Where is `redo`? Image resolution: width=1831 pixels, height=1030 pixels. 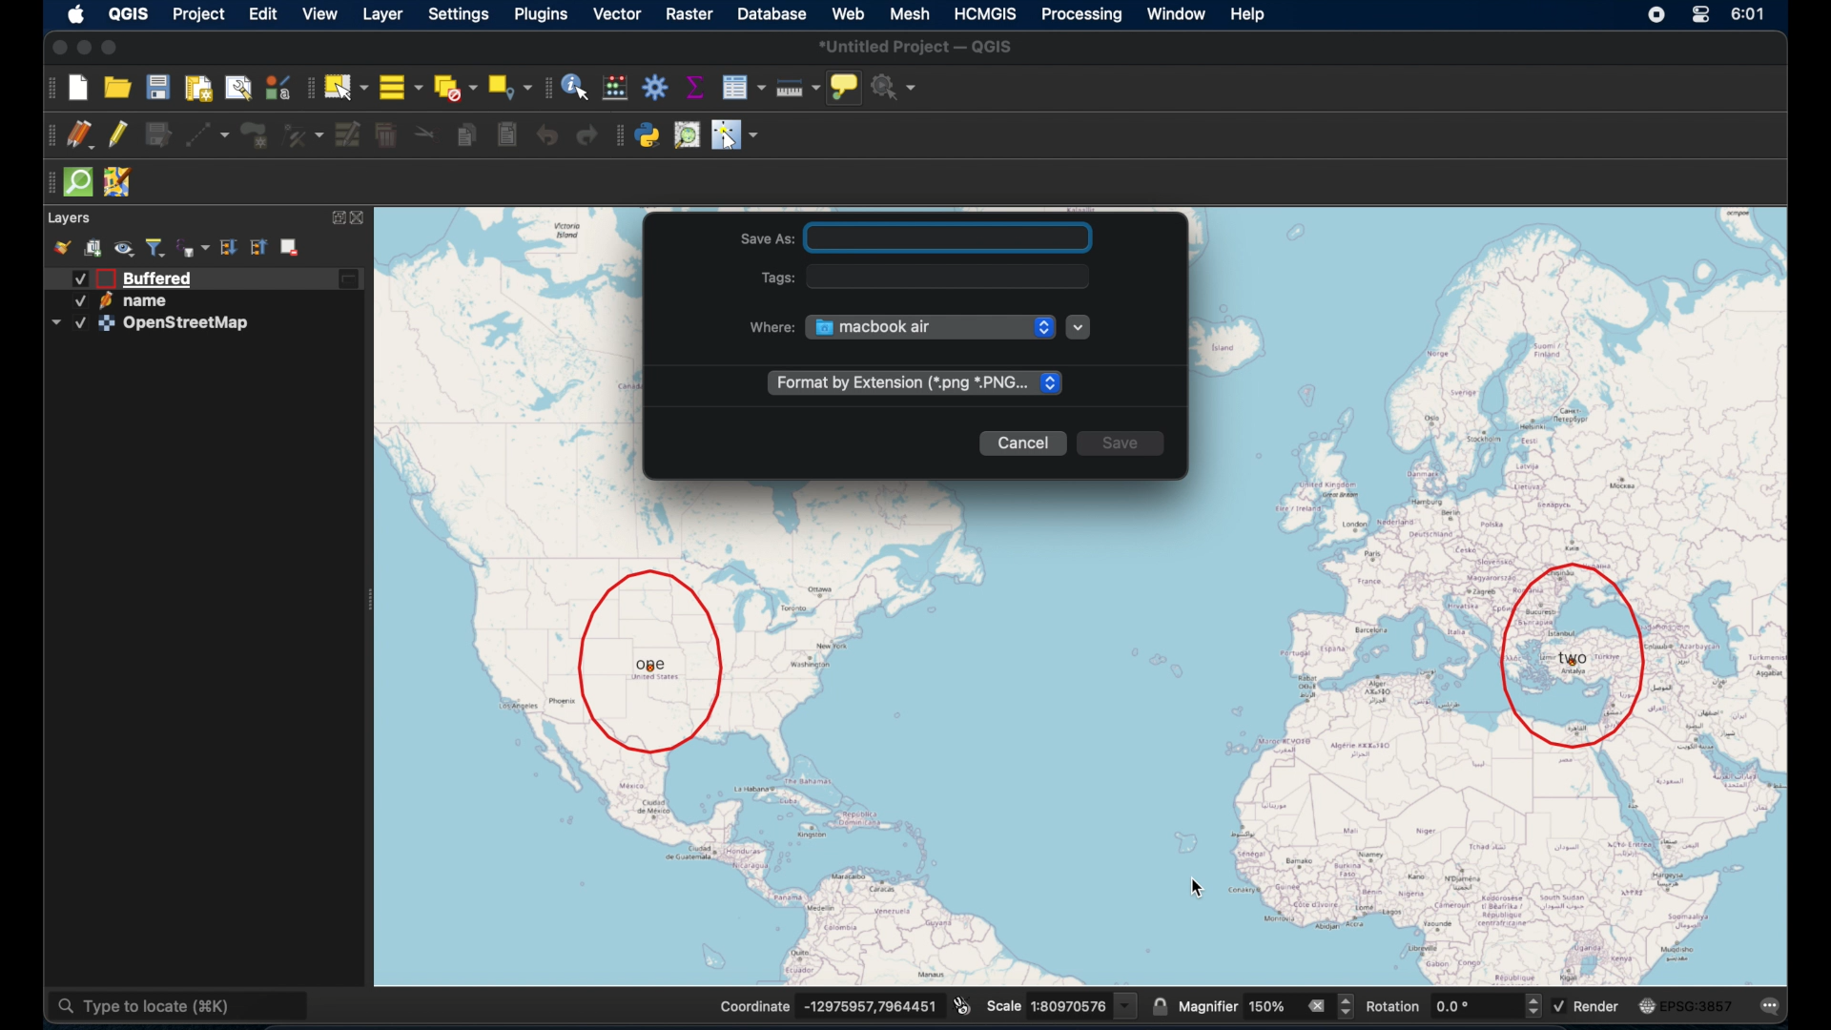 redo is located at coordinates (586, 135).